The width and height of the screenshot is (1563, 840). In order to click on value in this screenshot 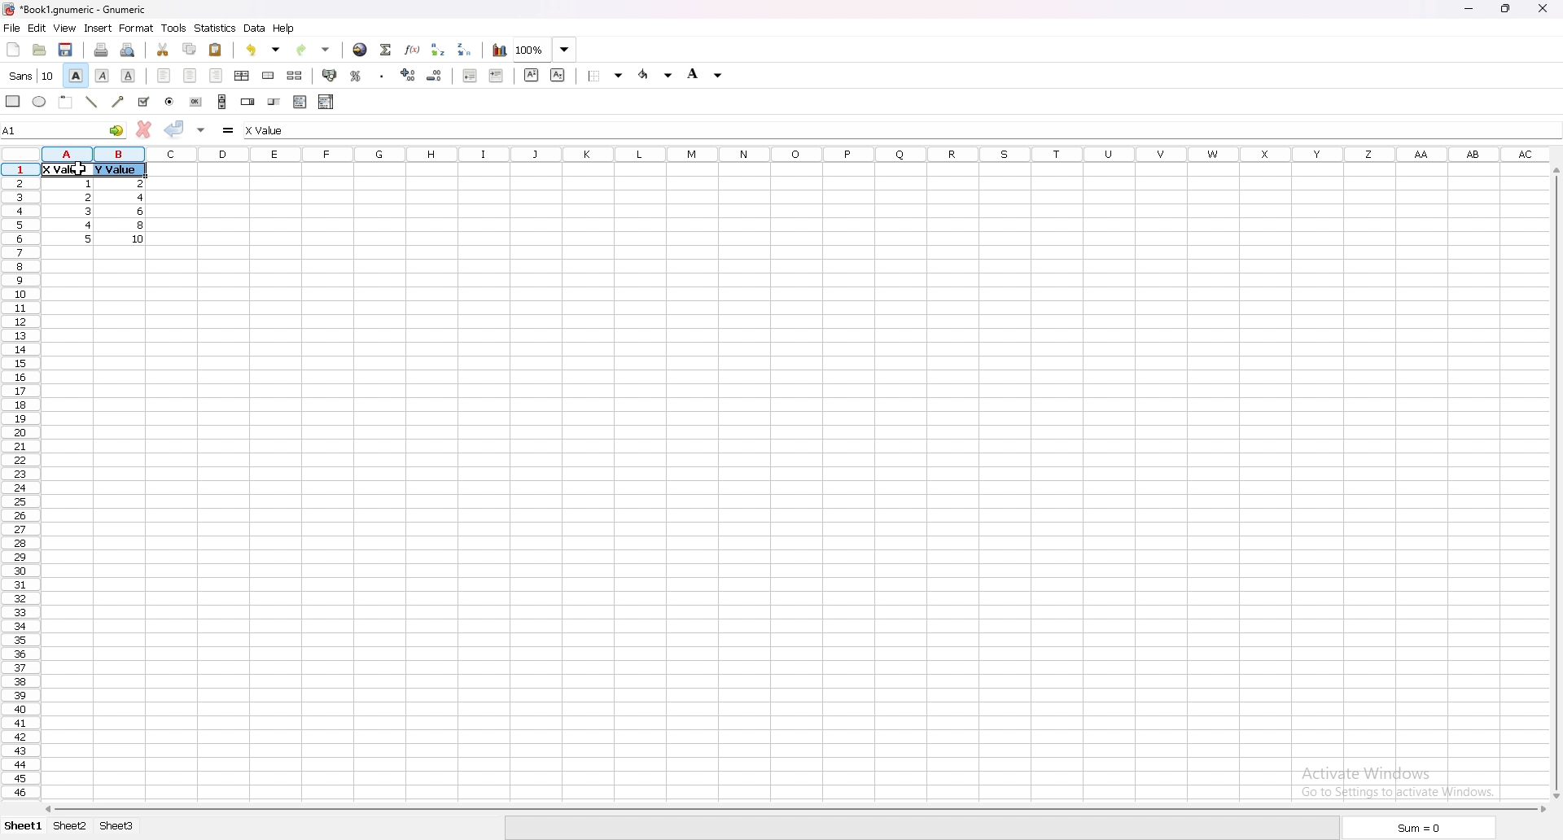, I will do `click(142, 183)`.